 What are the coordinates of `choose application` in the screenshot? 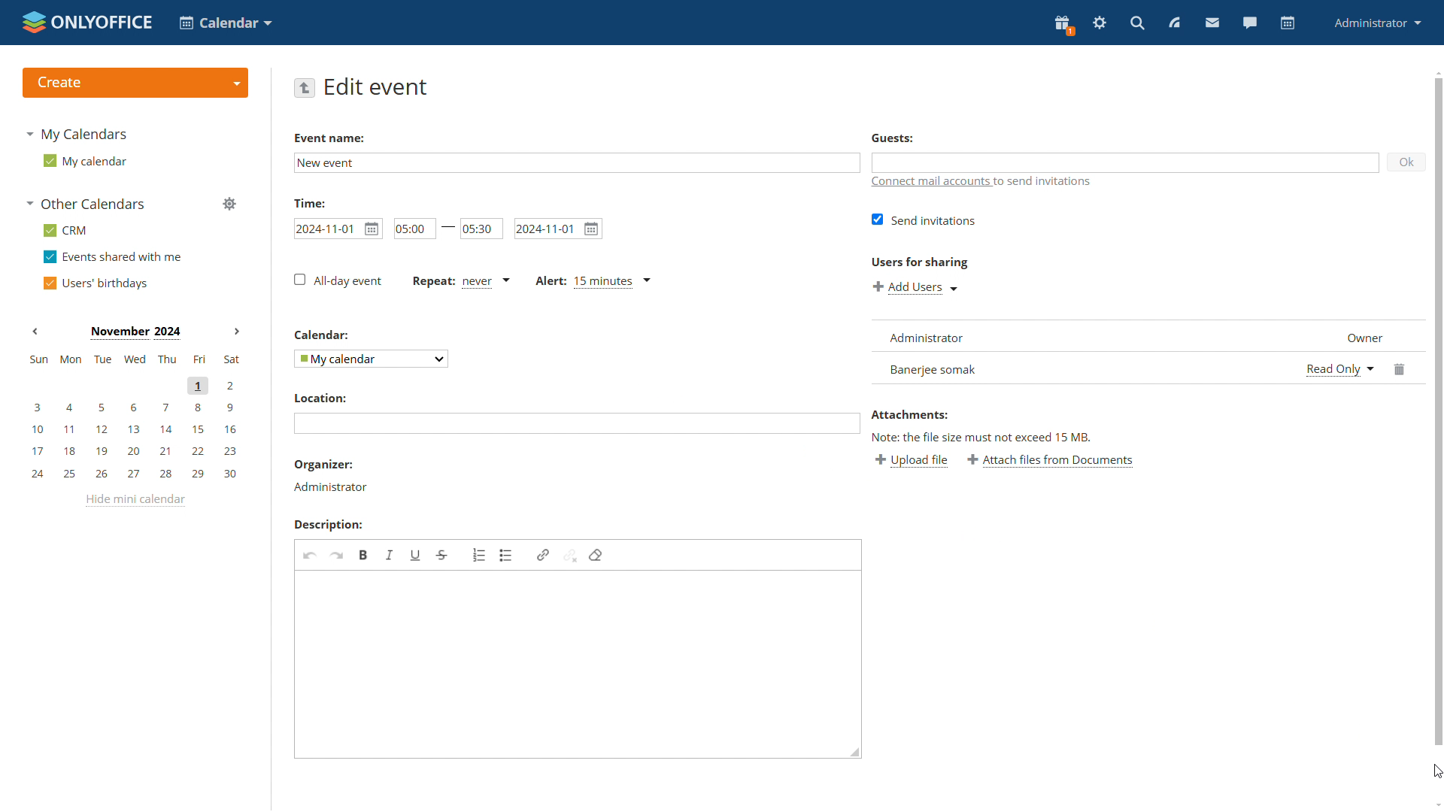 It's located at (224, 22).